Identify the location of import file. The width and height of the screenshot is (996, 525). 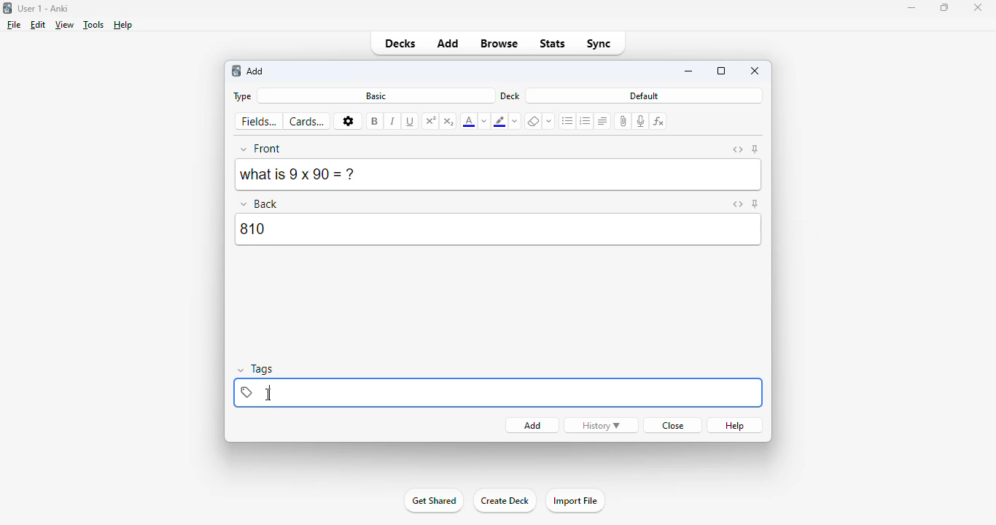
(575, 501).